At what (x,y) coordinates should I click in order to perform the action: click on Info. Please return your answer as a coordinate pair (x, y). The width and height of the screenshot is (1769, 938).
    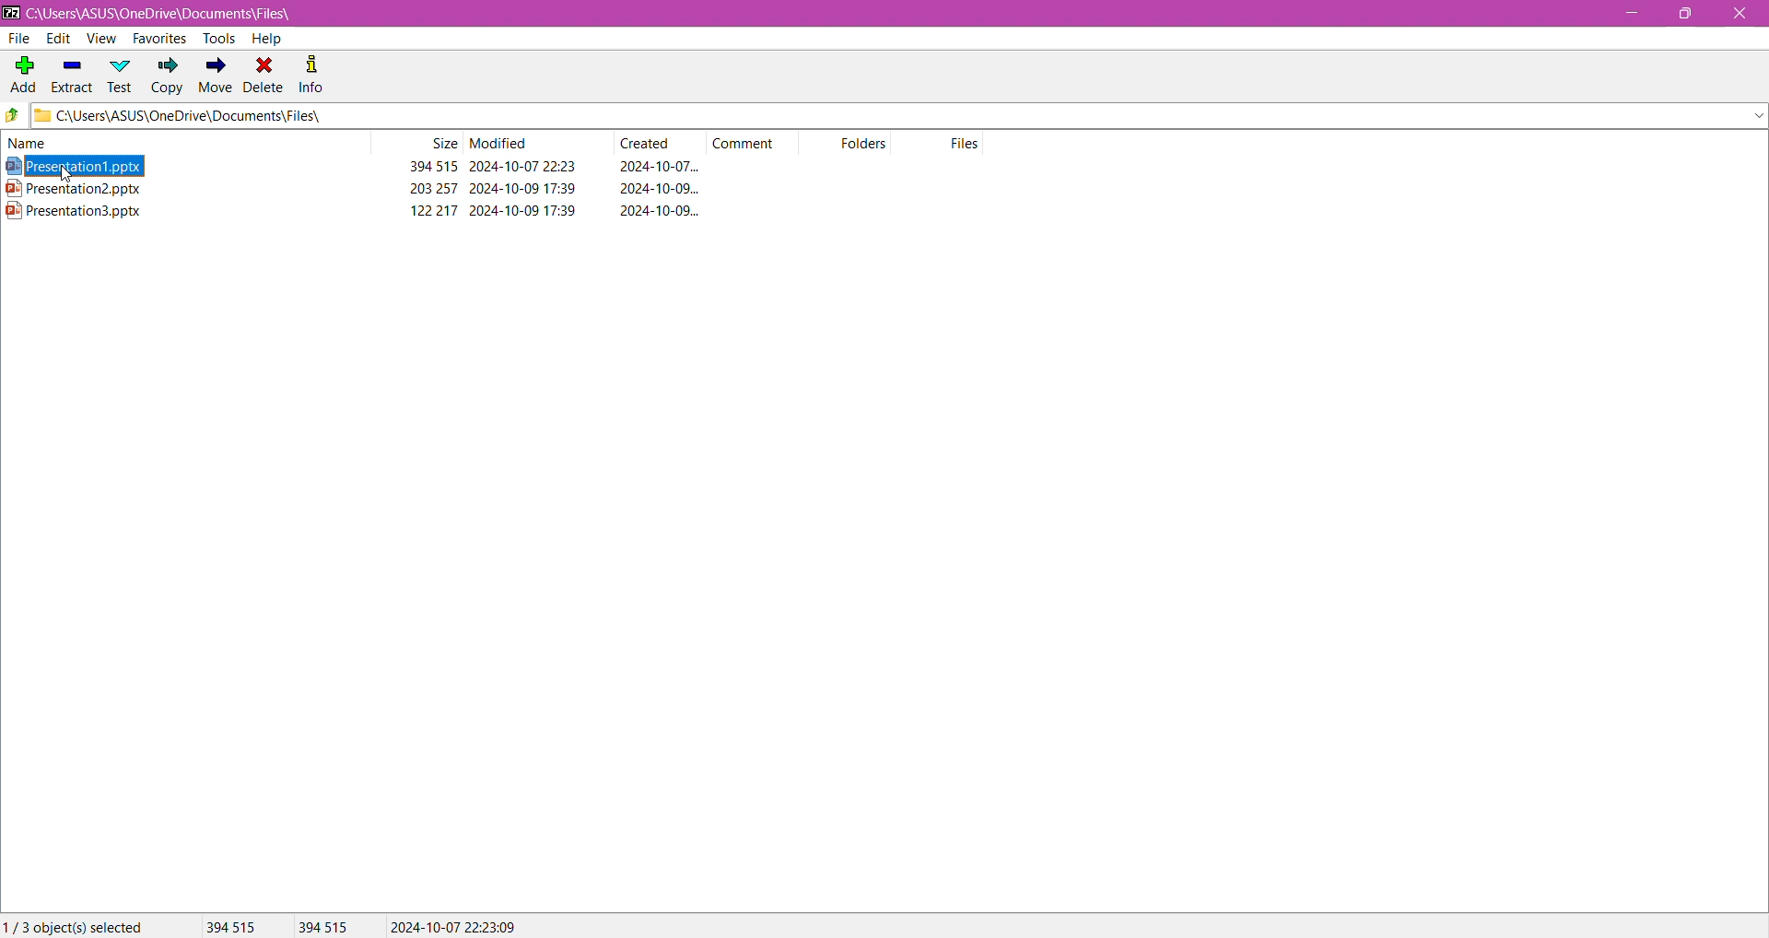
    Looking at the image, I should click on (312, 73).